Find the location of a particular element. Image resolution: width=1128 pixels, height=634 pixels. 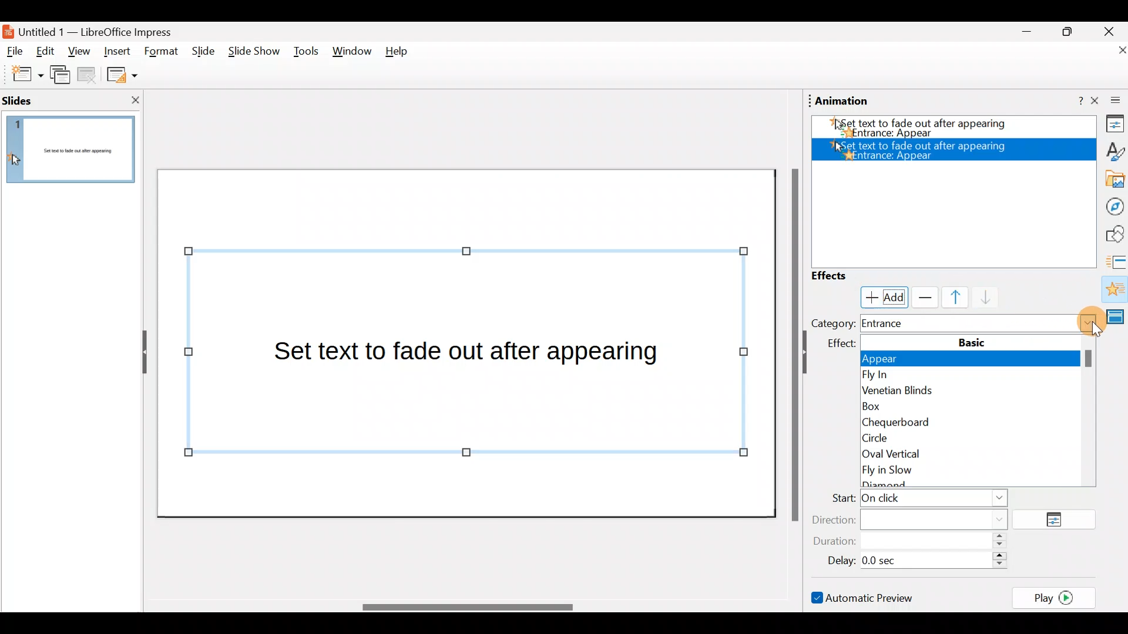

Delete slide is located at coordinates (89, 76).